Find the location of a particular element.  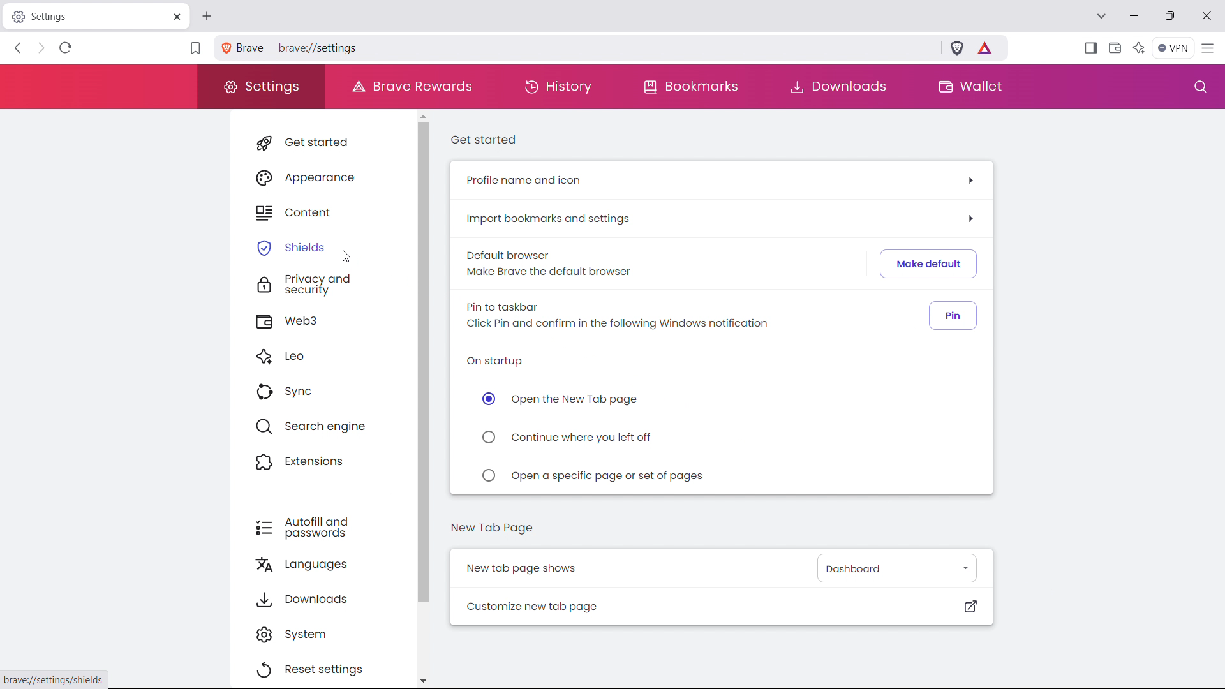

close is located at coordinates (1205, 15).